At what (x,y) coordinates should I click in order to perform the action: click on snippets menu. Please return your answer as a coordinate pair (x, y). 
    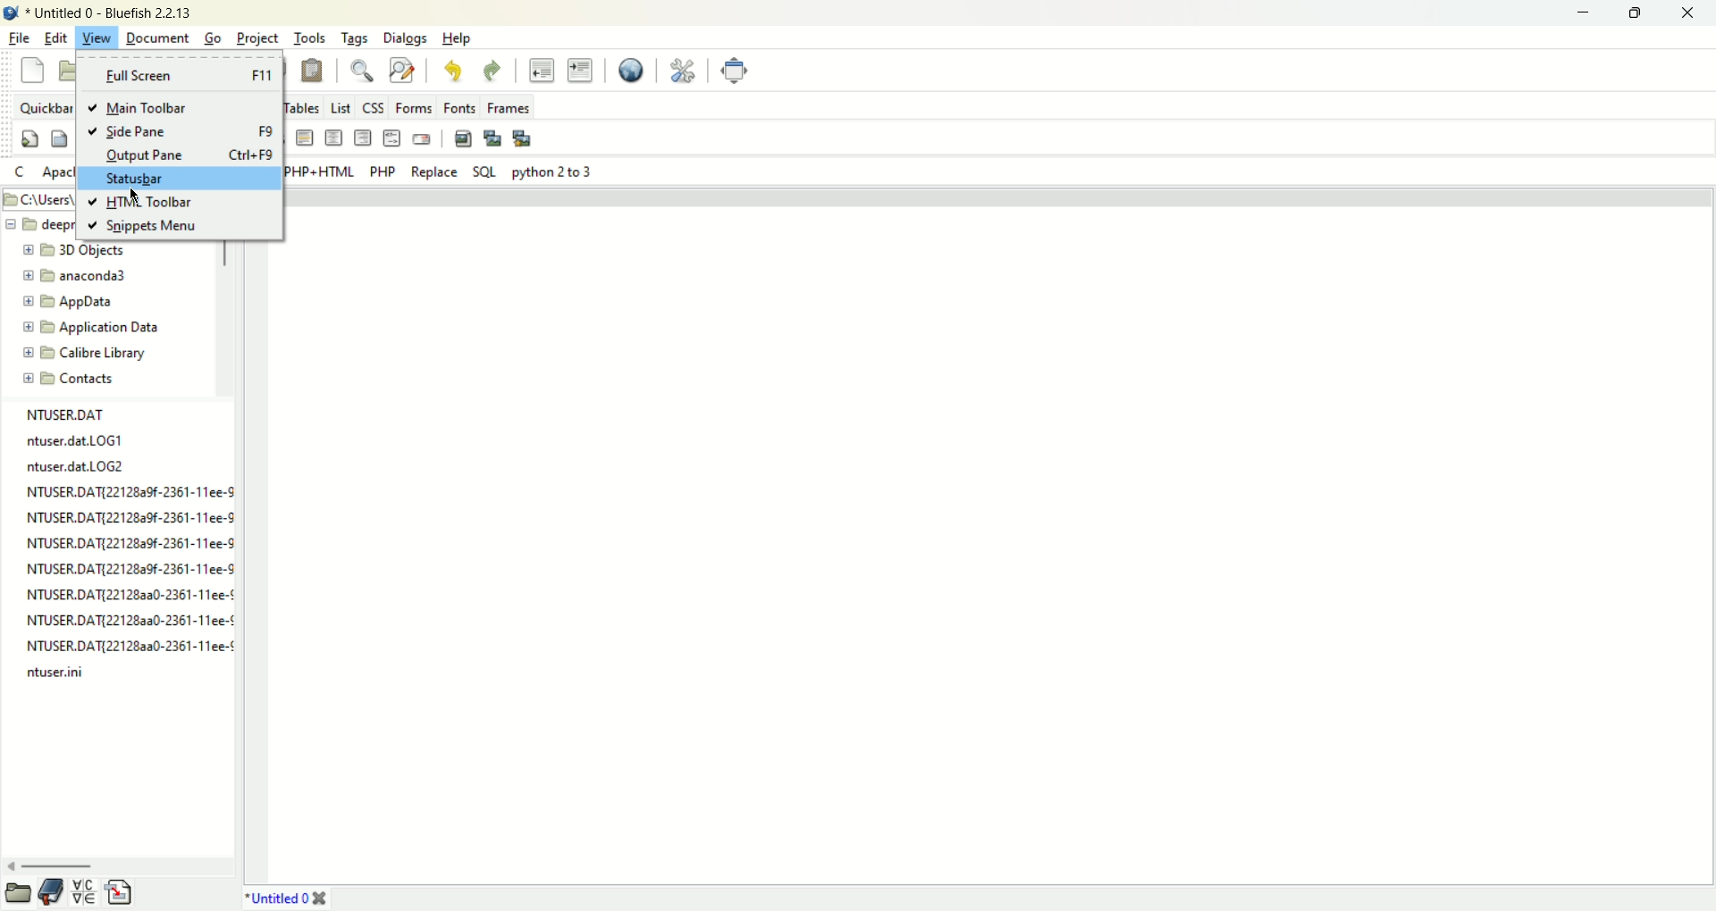
    Looking at the image, I should click on (173, 226).